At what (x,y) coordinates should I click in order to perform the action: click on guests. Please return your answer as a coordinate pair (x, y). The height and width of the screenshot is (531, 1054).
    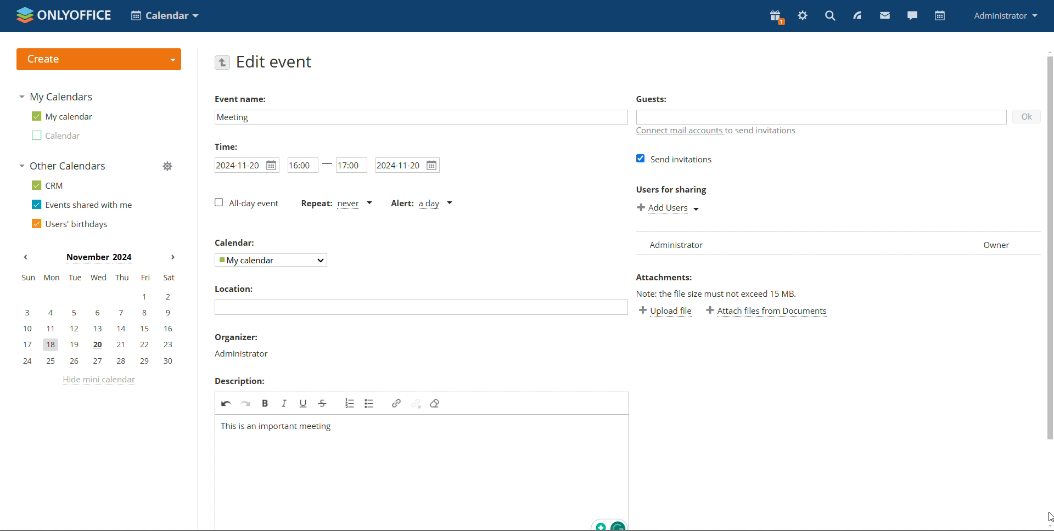
    Looking at the image, I should click on (651, 99).